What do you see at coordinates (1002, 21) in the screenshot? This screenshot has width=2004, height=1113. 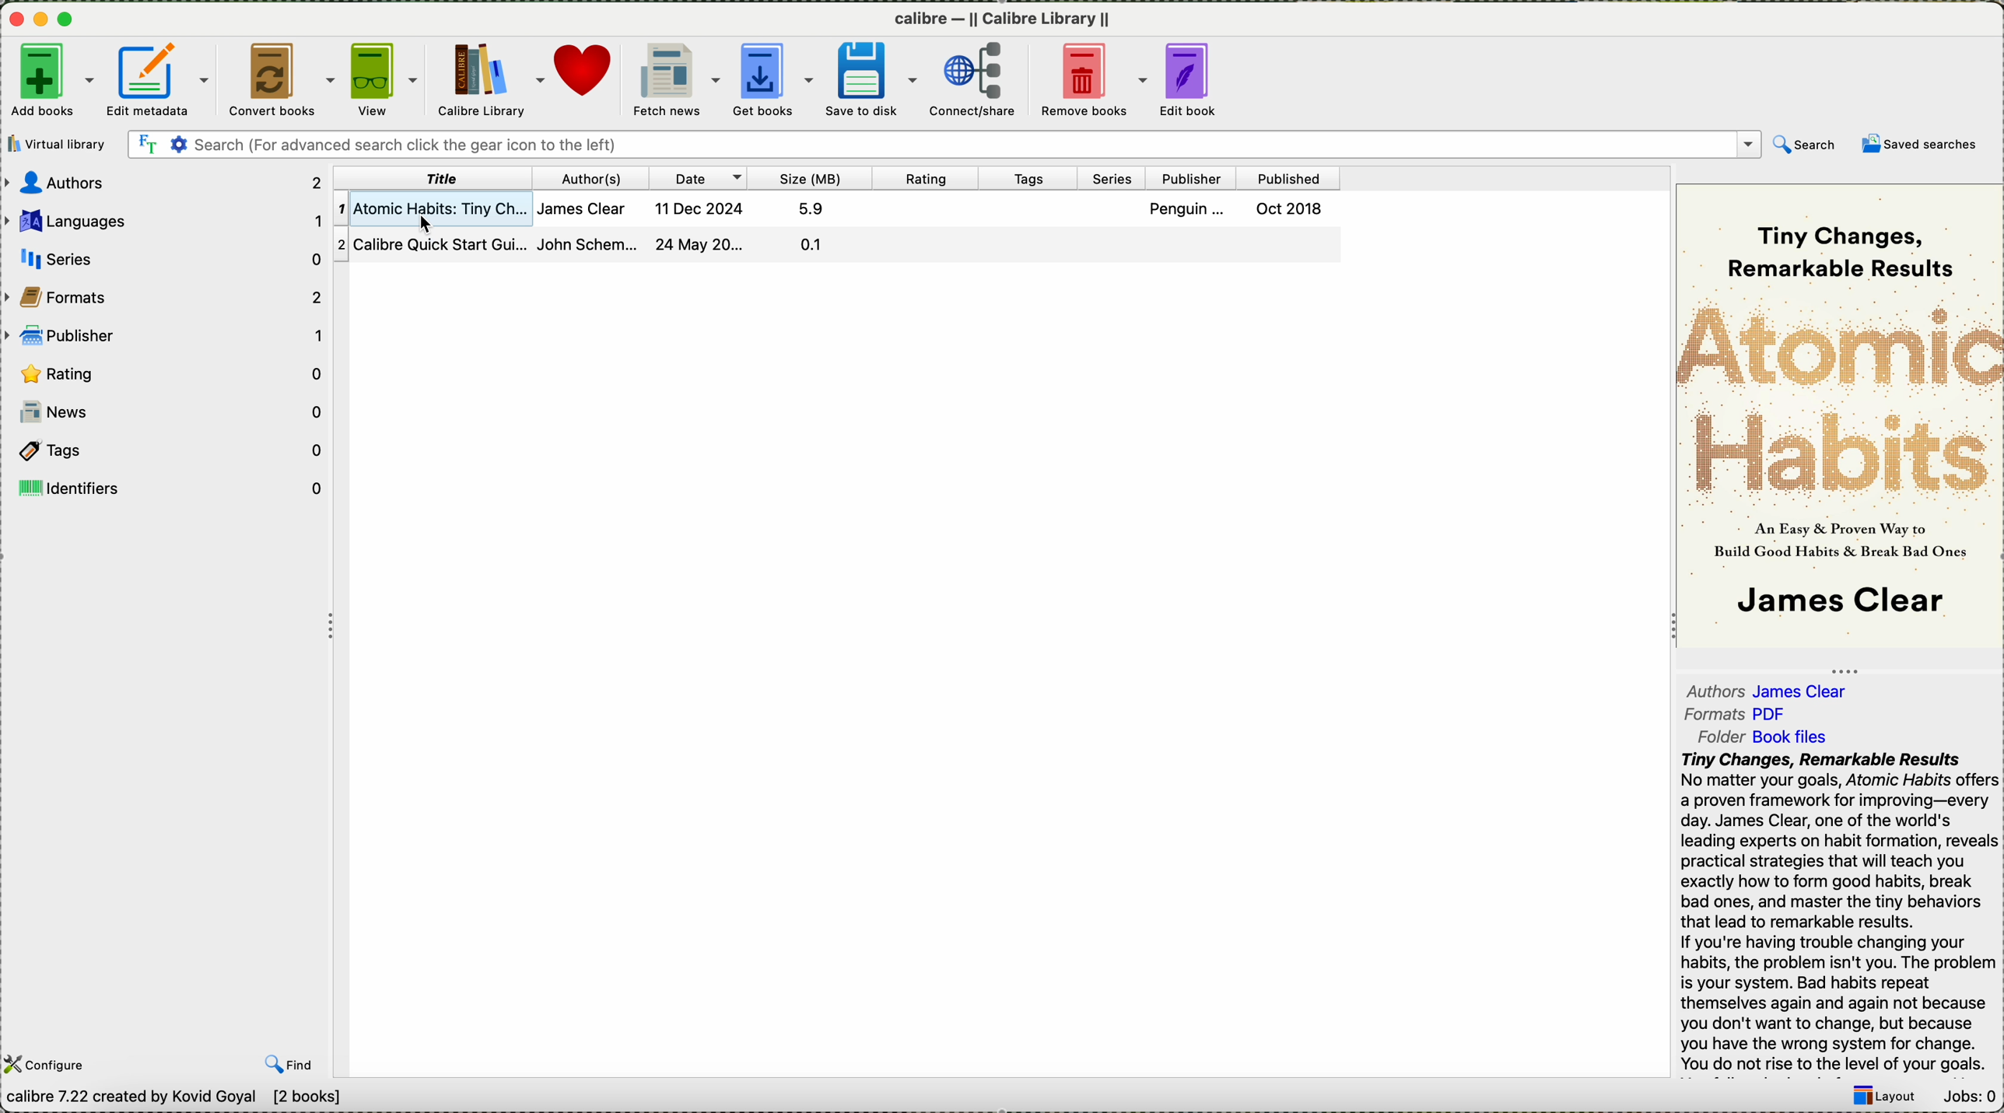 I see `calibre` at bounding box center [1002, 21].